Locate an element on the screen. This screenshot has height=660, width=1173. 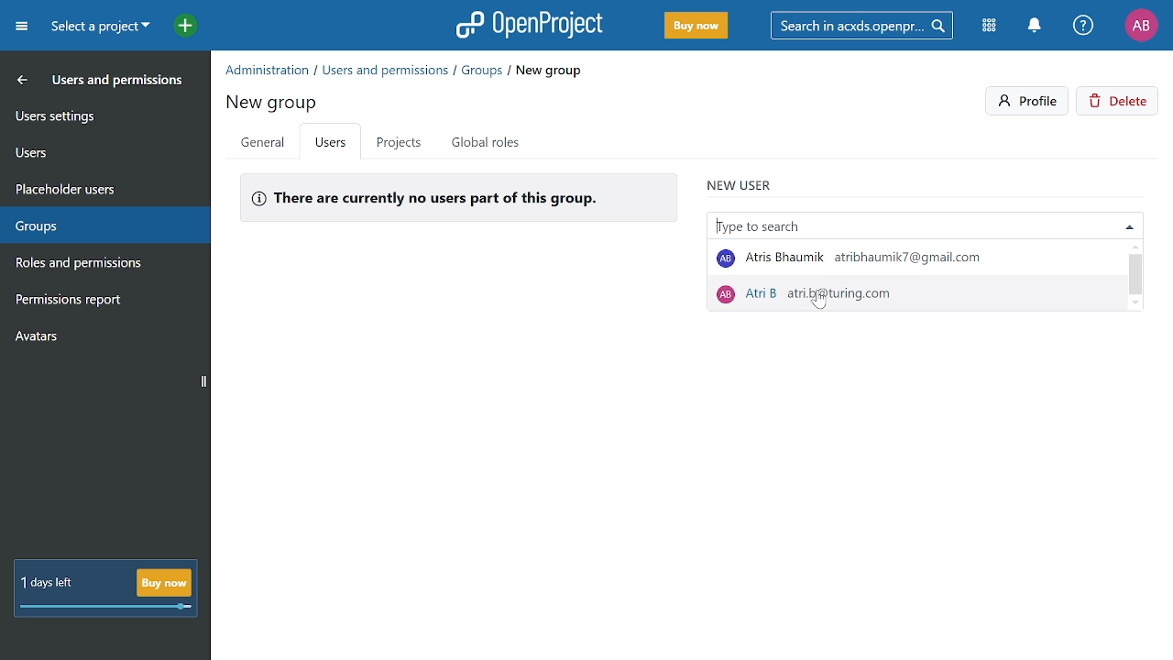
Placeholders users is located at coordinates (103, 187).